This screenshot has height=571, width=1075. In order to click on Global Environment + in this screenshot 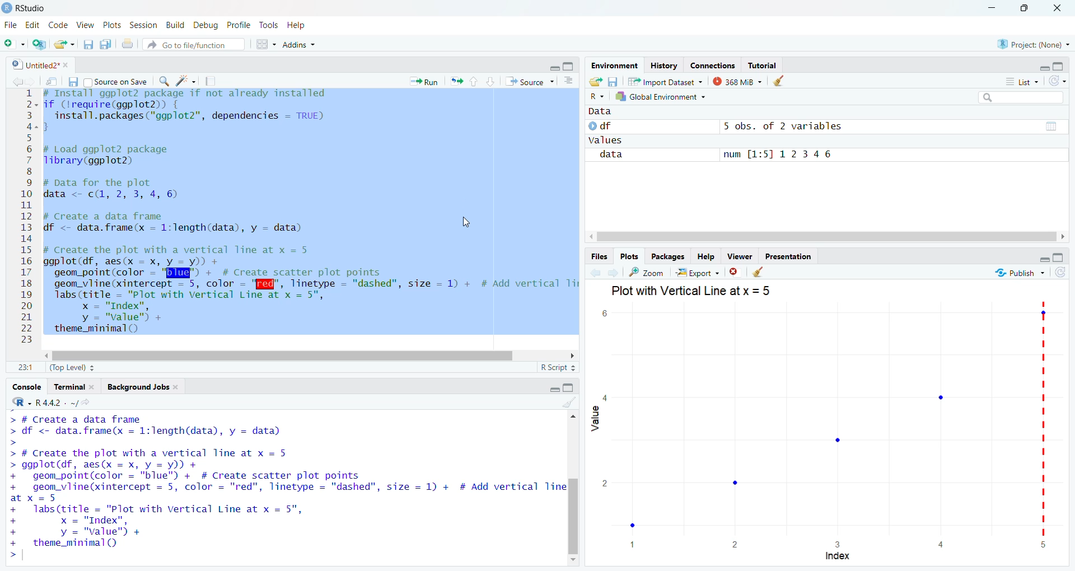, I will do `click(661, 97)`.